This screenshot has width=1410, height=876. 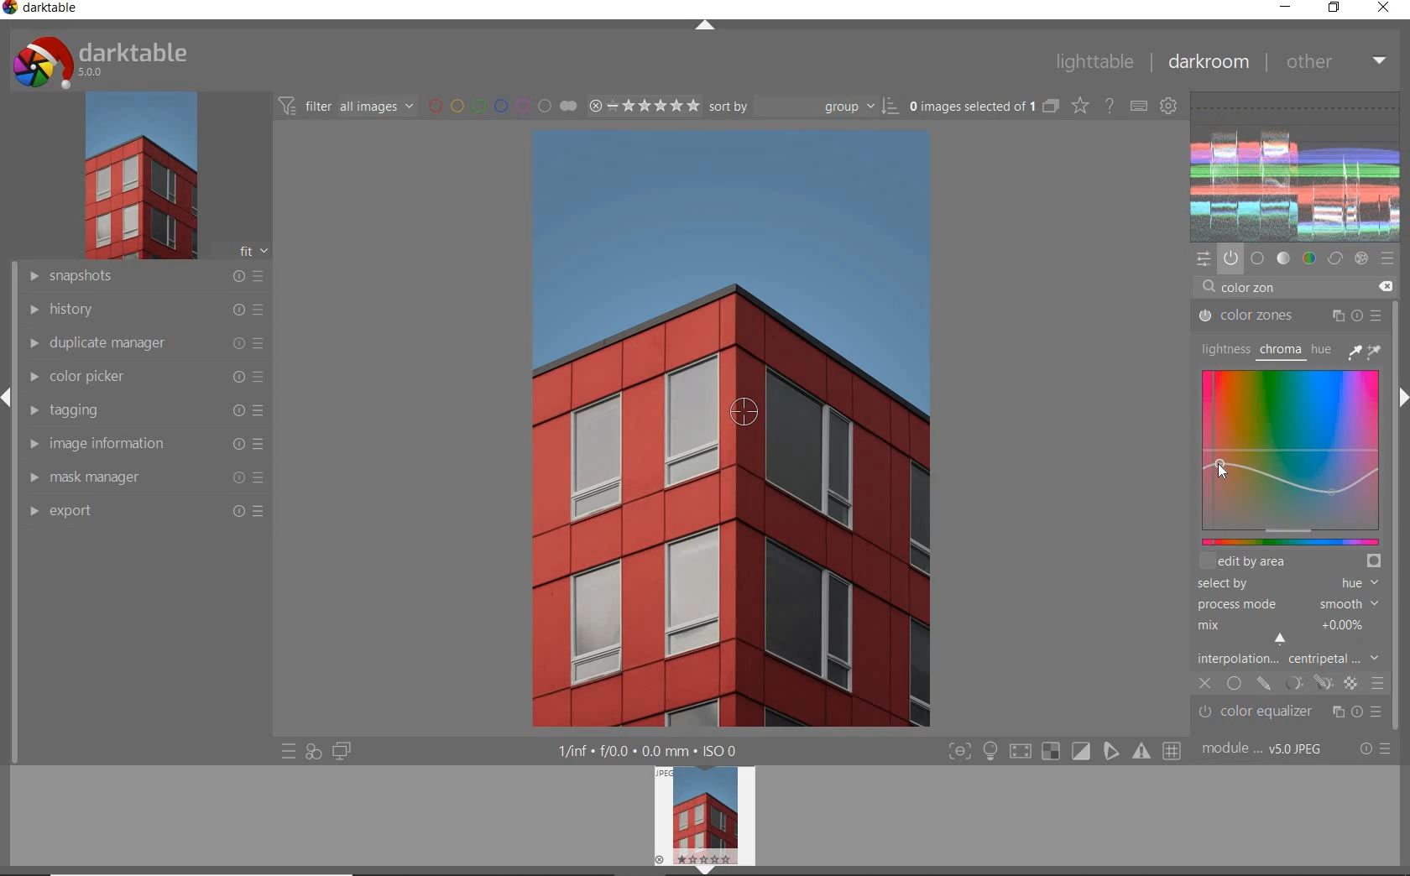 What do you see at coordinates (1375, 750) in the screenshot?
I see `reset or presets & preferences` at bounding box center [1375, 750].